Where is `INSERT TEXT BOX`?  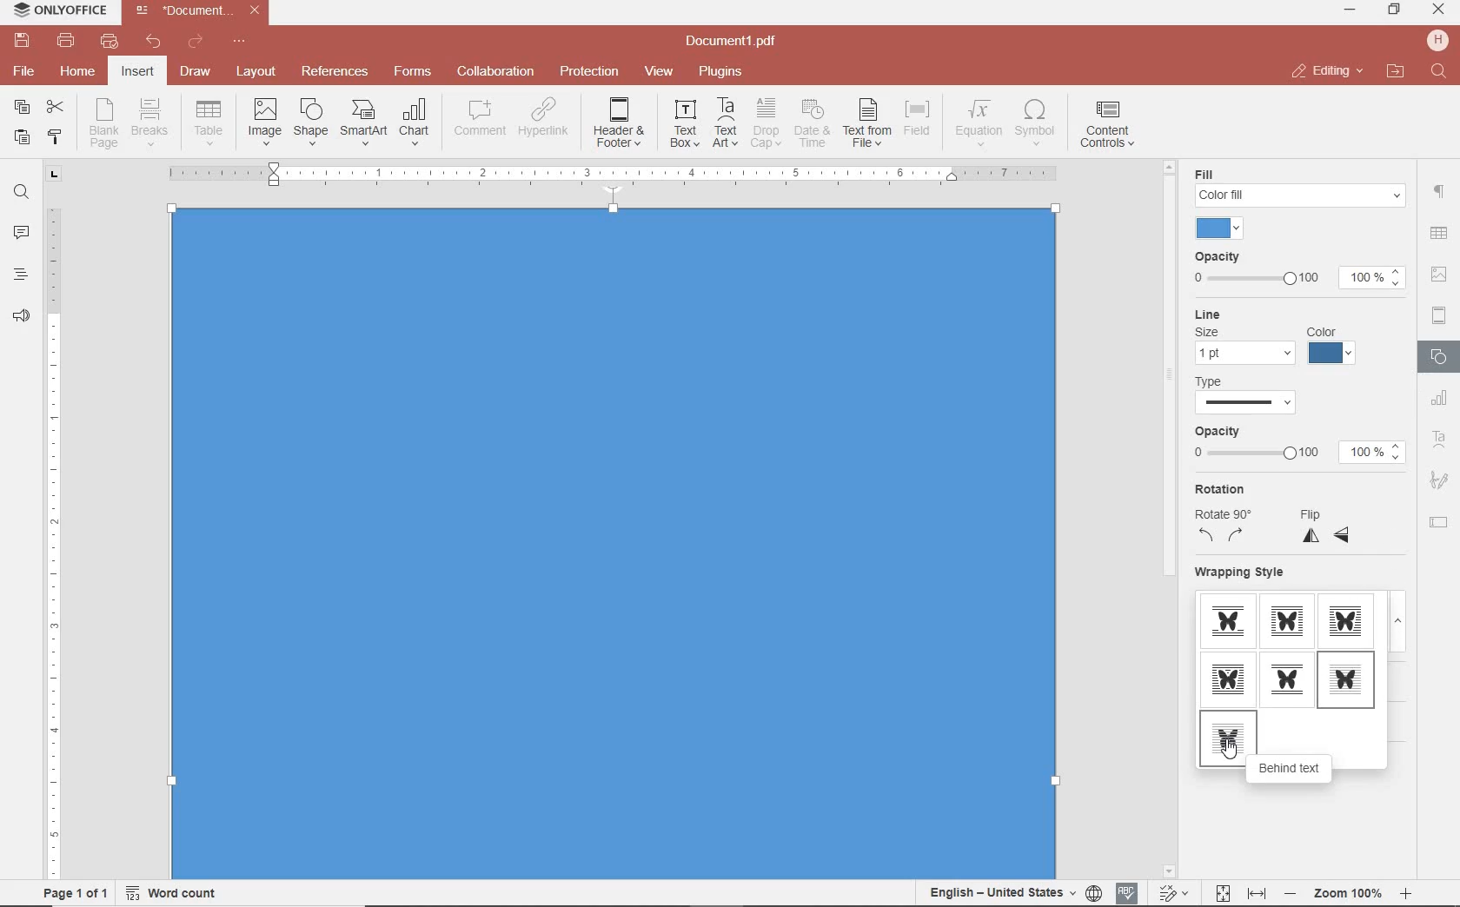
INSERT TEXT BOX is located at coordinates (684, 122).